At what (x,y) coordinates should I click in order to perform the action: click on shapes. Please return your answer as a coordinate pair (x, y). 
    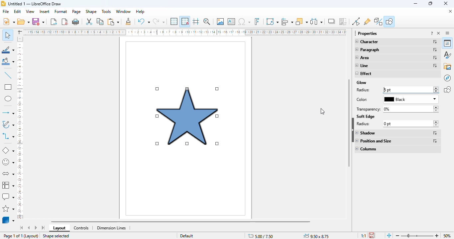
    Looking at the image, I should click on (447, 89).